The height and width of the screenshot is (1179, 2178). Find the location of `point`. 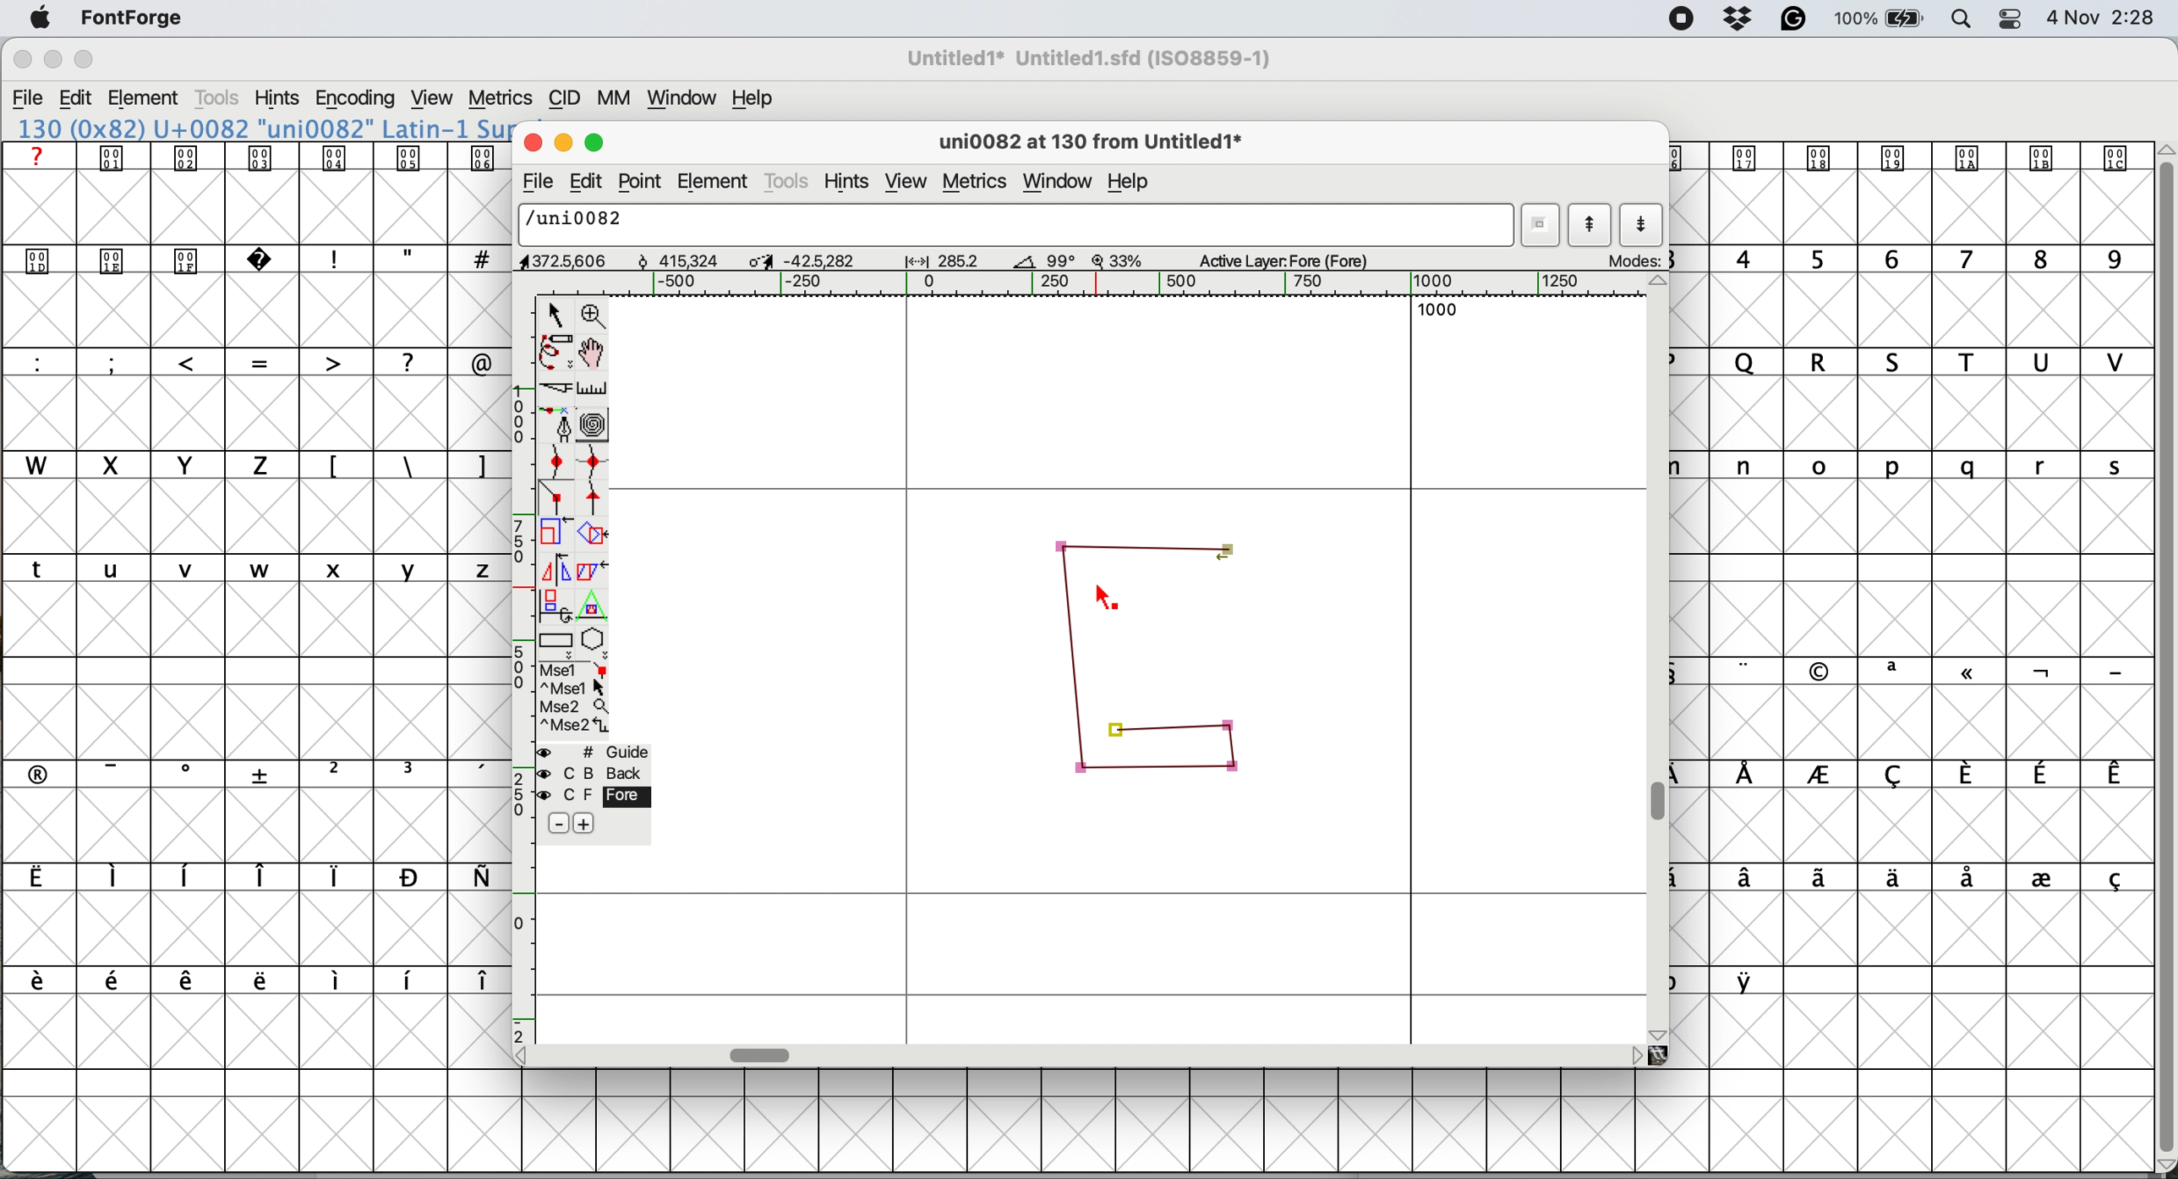

point is located at coordinates (641, 182).